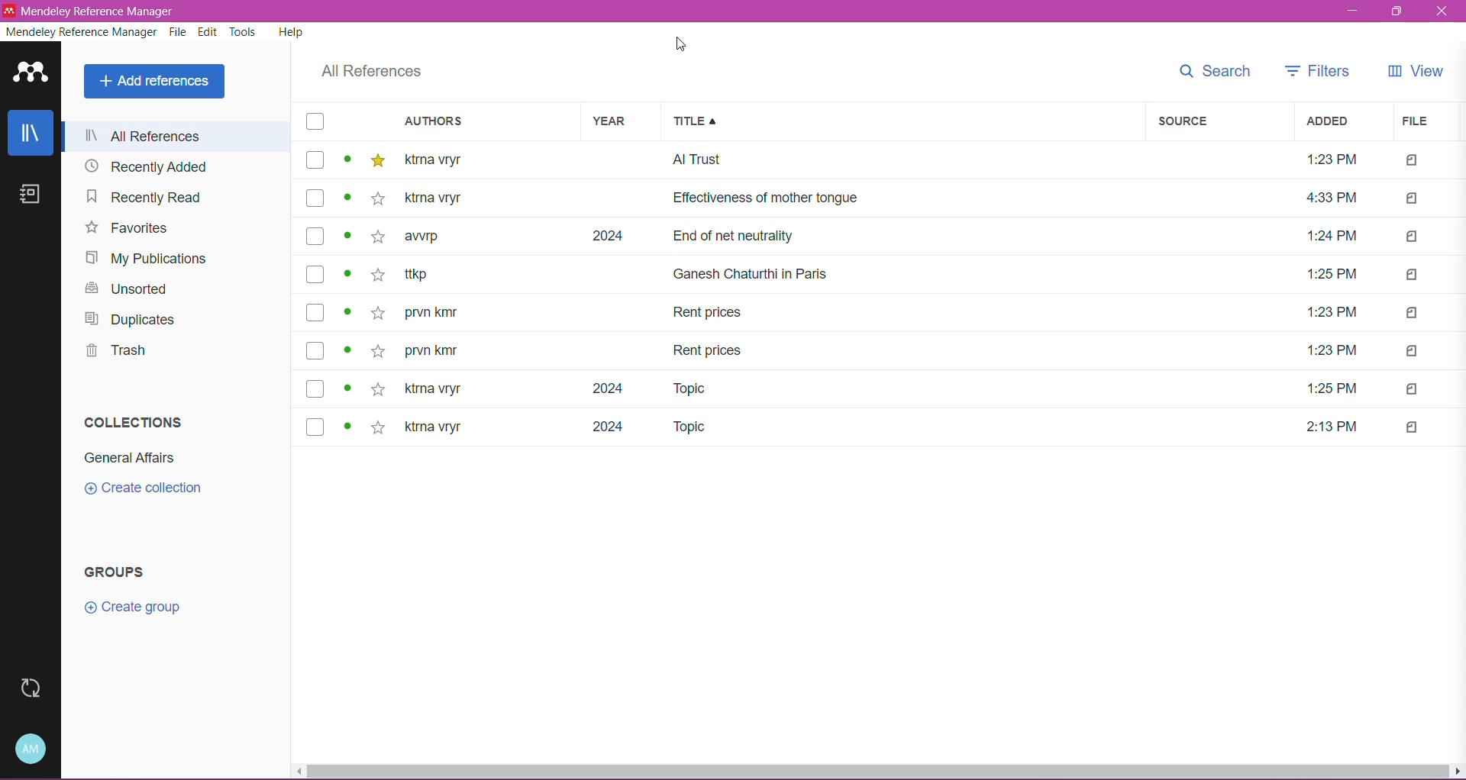  What do you see at coordinates (179, 32) in the screenshot?
I see `File` at bounding box center [179, 32].